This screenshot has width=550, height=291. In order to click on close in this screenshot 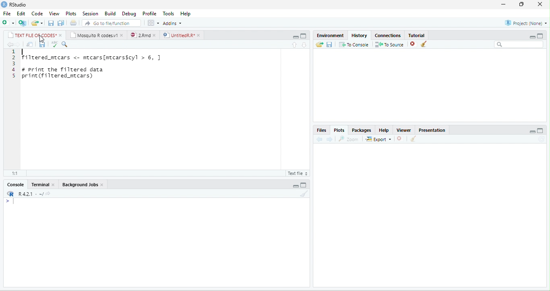, I will do `click(122, 36)`.